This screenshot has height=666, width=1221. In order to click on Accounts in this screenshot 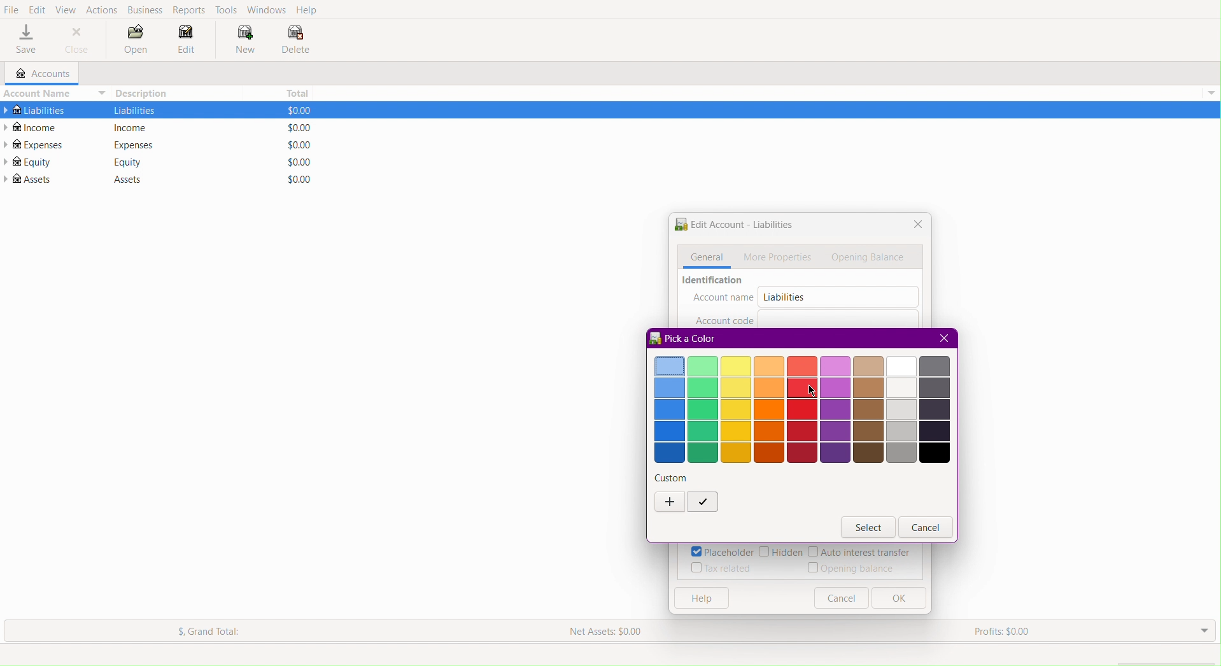, I will do `click(37, 74)`.